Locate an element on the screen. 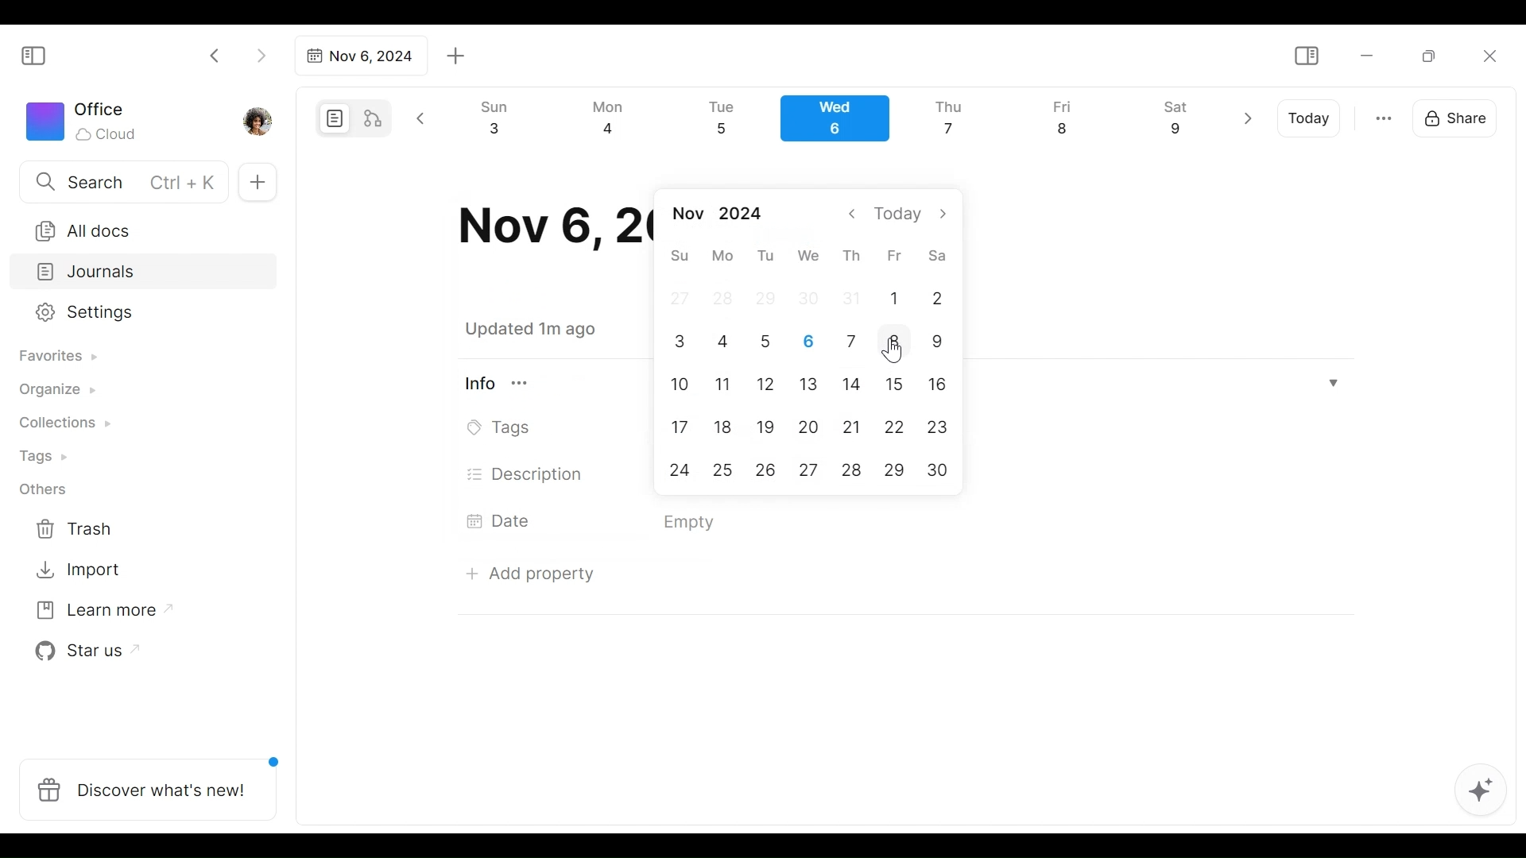 This screenshot has height=858, width=1526. Tab is located at coordinates (358, 56).